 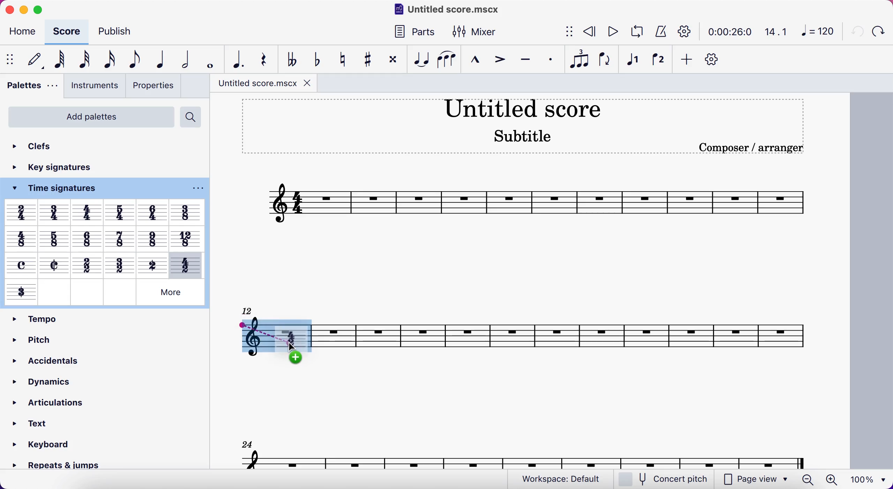 I want to click on toggle double sharp, so click(x=392, y=57).